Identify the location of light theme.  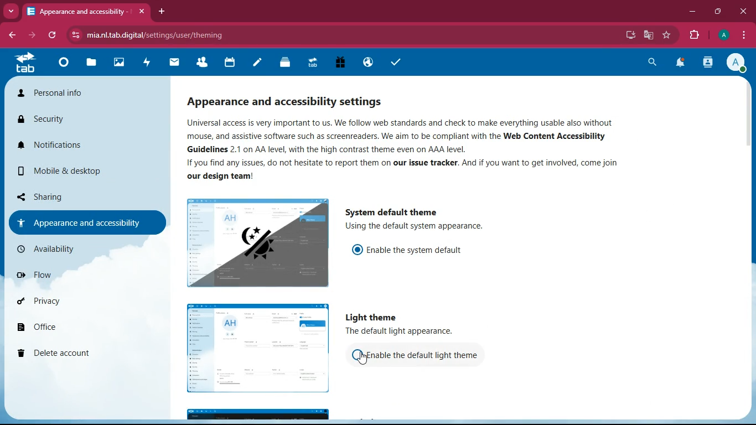
(374, 317).